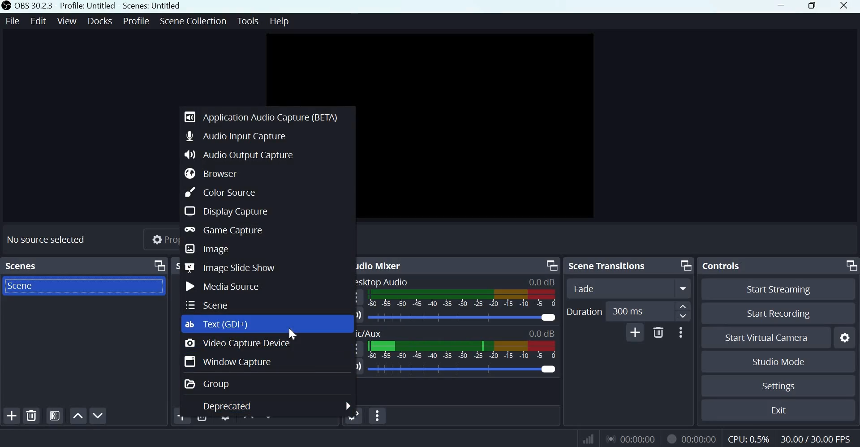  Describe the element at coordinates (222, 285) in the screenshot. I see `Media source` at that location.